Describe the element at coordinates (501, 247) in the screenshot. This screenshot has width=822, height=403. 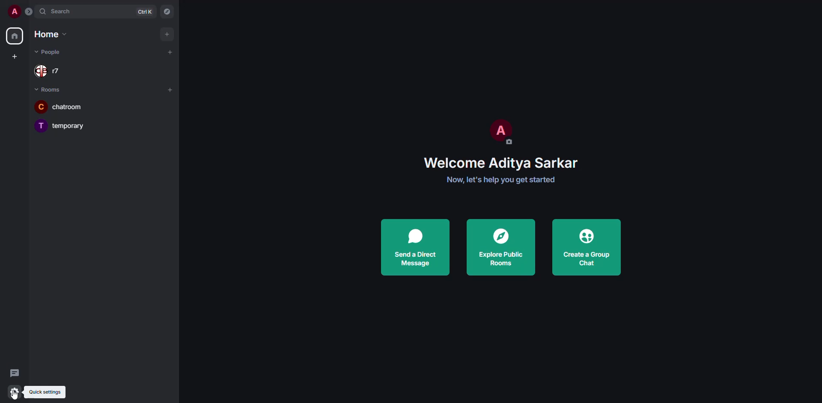
I see `explore public rooms` at that location.